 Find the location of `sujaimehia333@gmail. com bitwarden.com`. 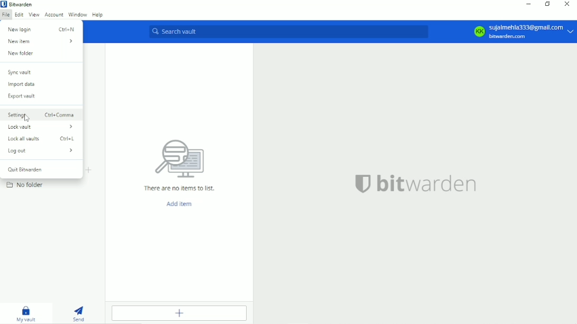

sujaimehia333@gmail. com bitwarden.com is located at coordinates (531, 31).